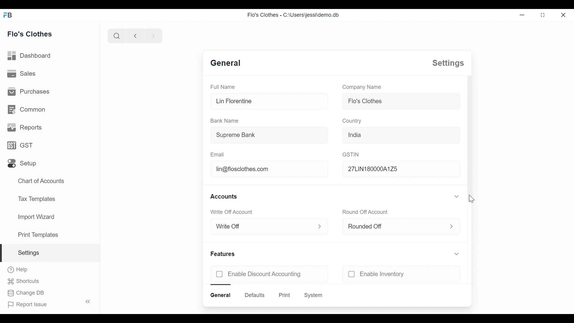 Image resolution: width=574 pixels, height=323 pixels. I want to click on Full Name, so click(221, 87).